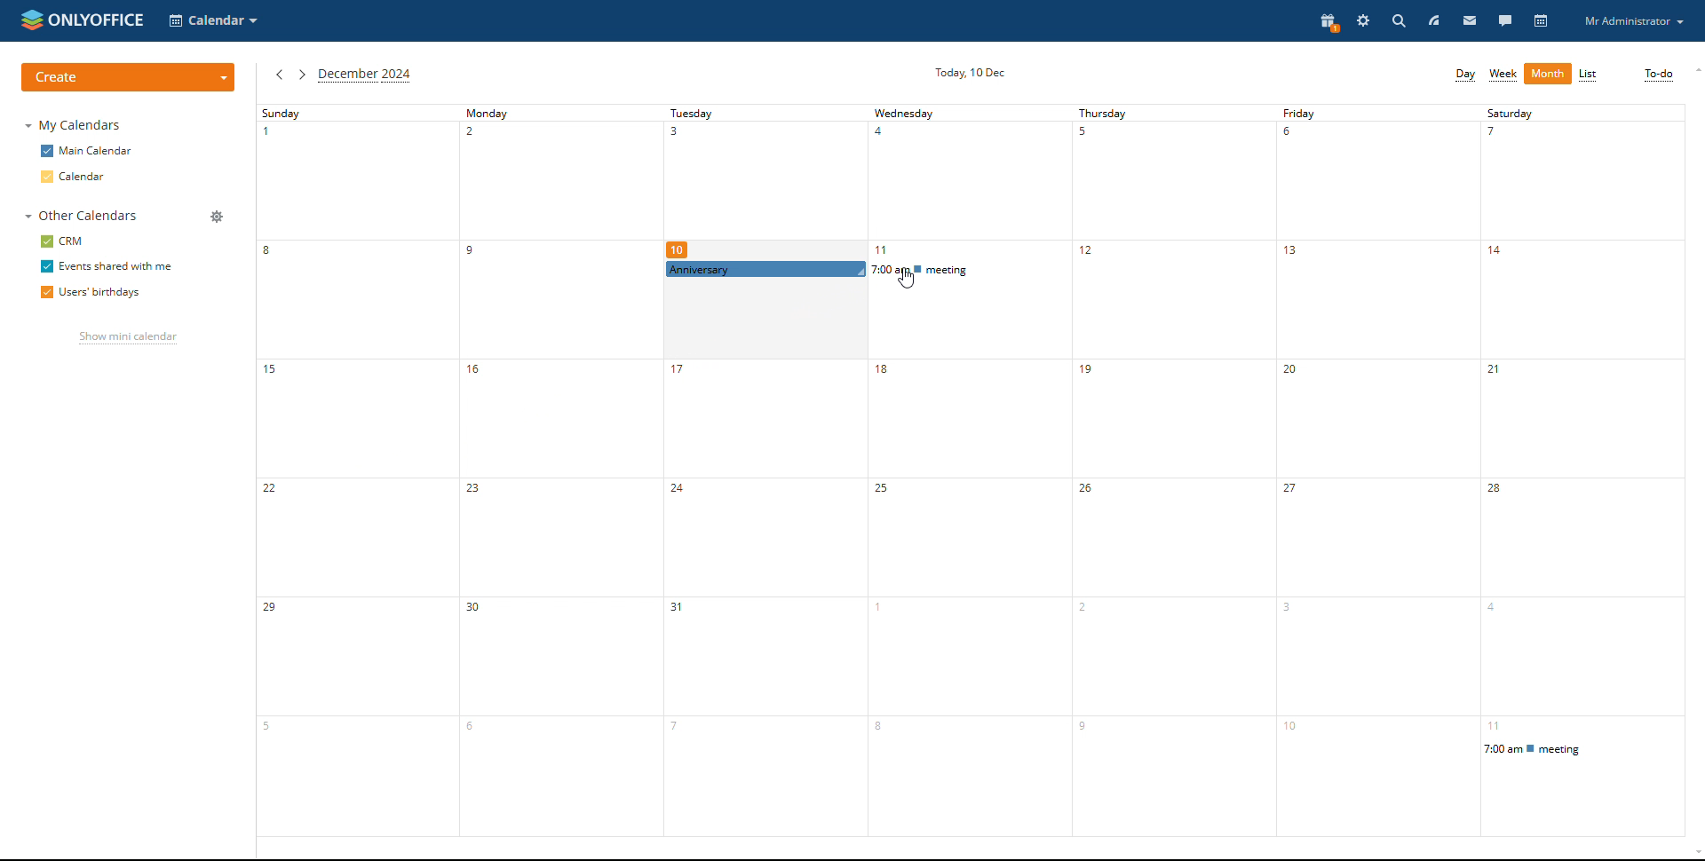  What do you see at coordinates (1632, 20) in the screenshot?
I see `profile` at bounding box center [1632, 20].